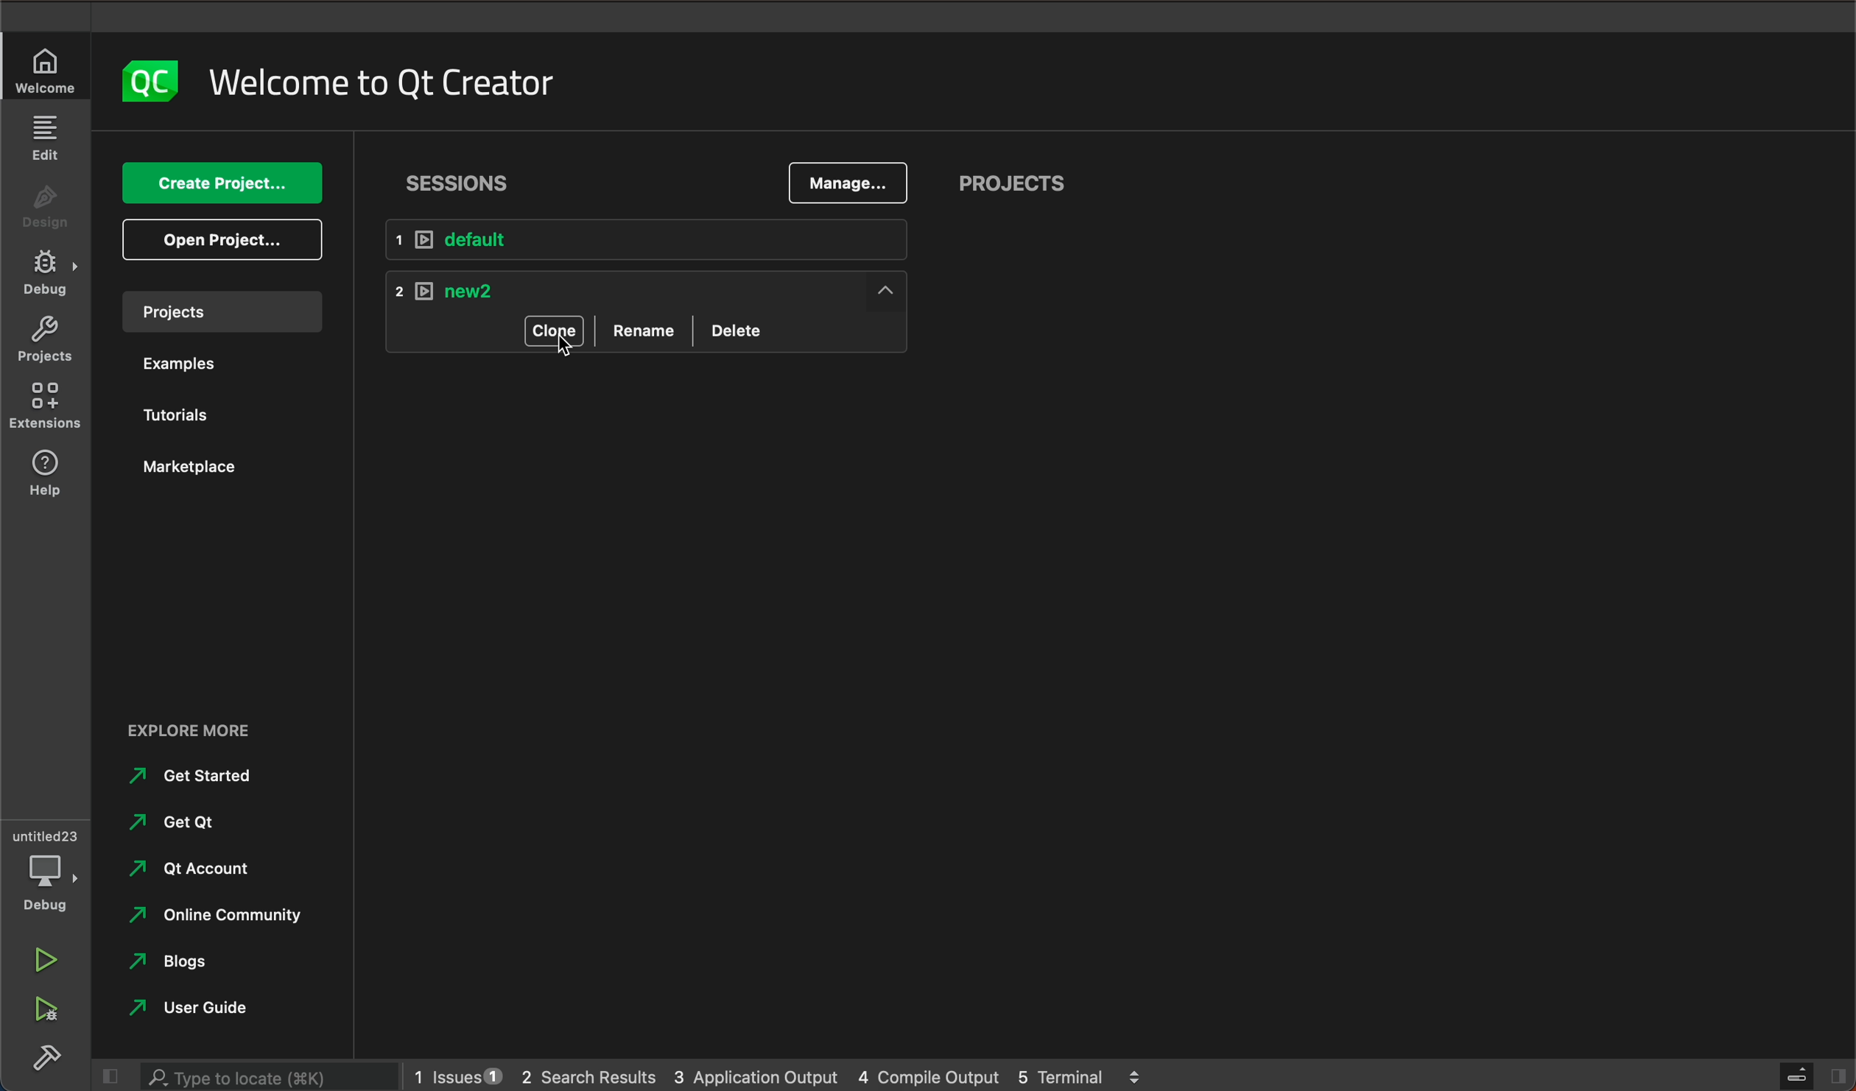 The height and width of the screenshot is (1091, 1856). Describe the element at coordinates (740, 331) in the screenshot. I see `delete` at that location.